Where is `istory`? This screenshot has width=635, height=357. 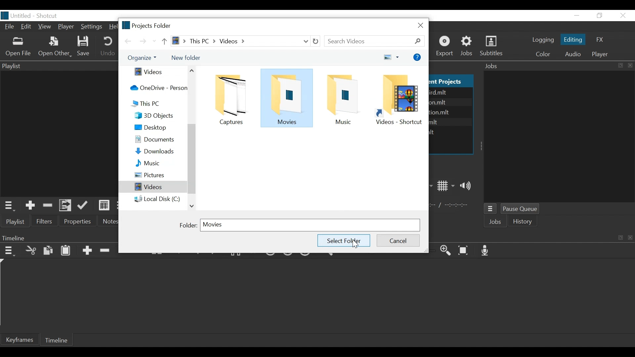
istory is located at coordinates (524, 221).